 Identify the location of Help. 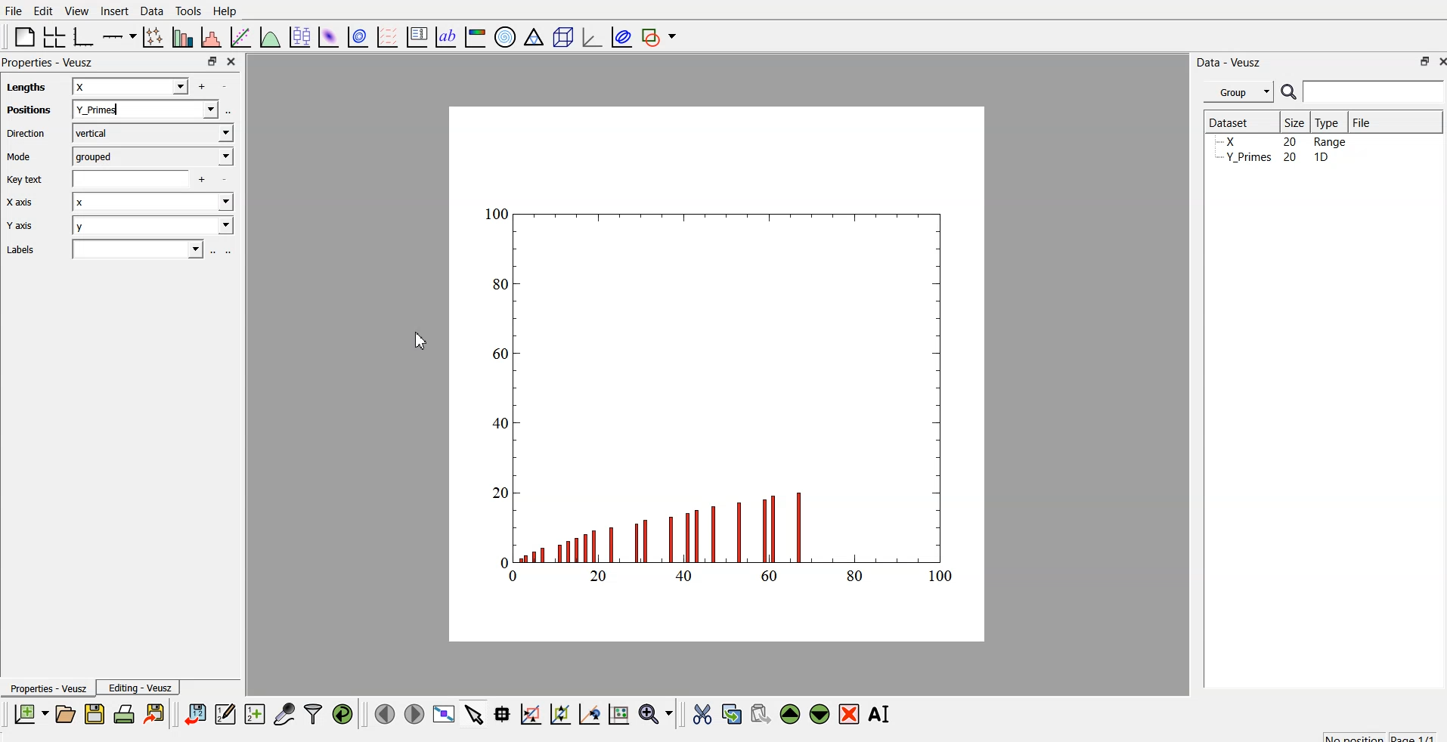
(228, 11).